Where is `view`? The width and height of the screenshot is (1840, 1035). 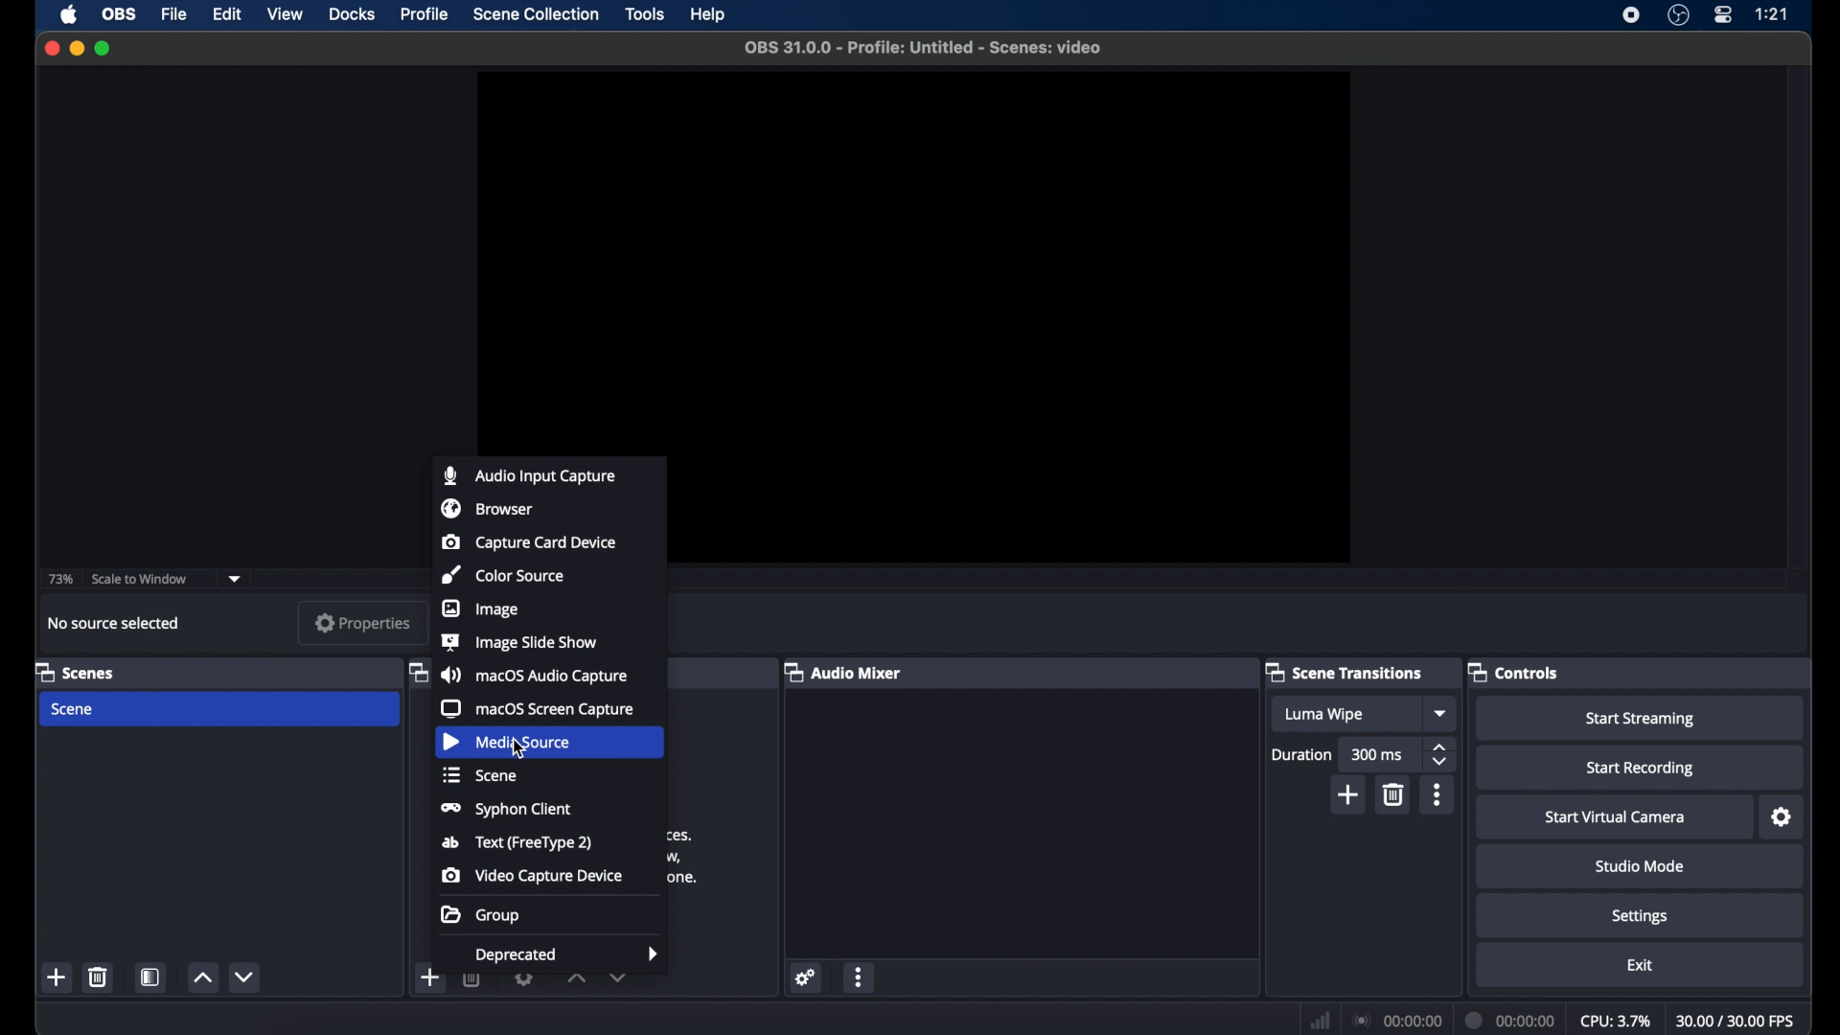
view is located at coordinates (287, 15).